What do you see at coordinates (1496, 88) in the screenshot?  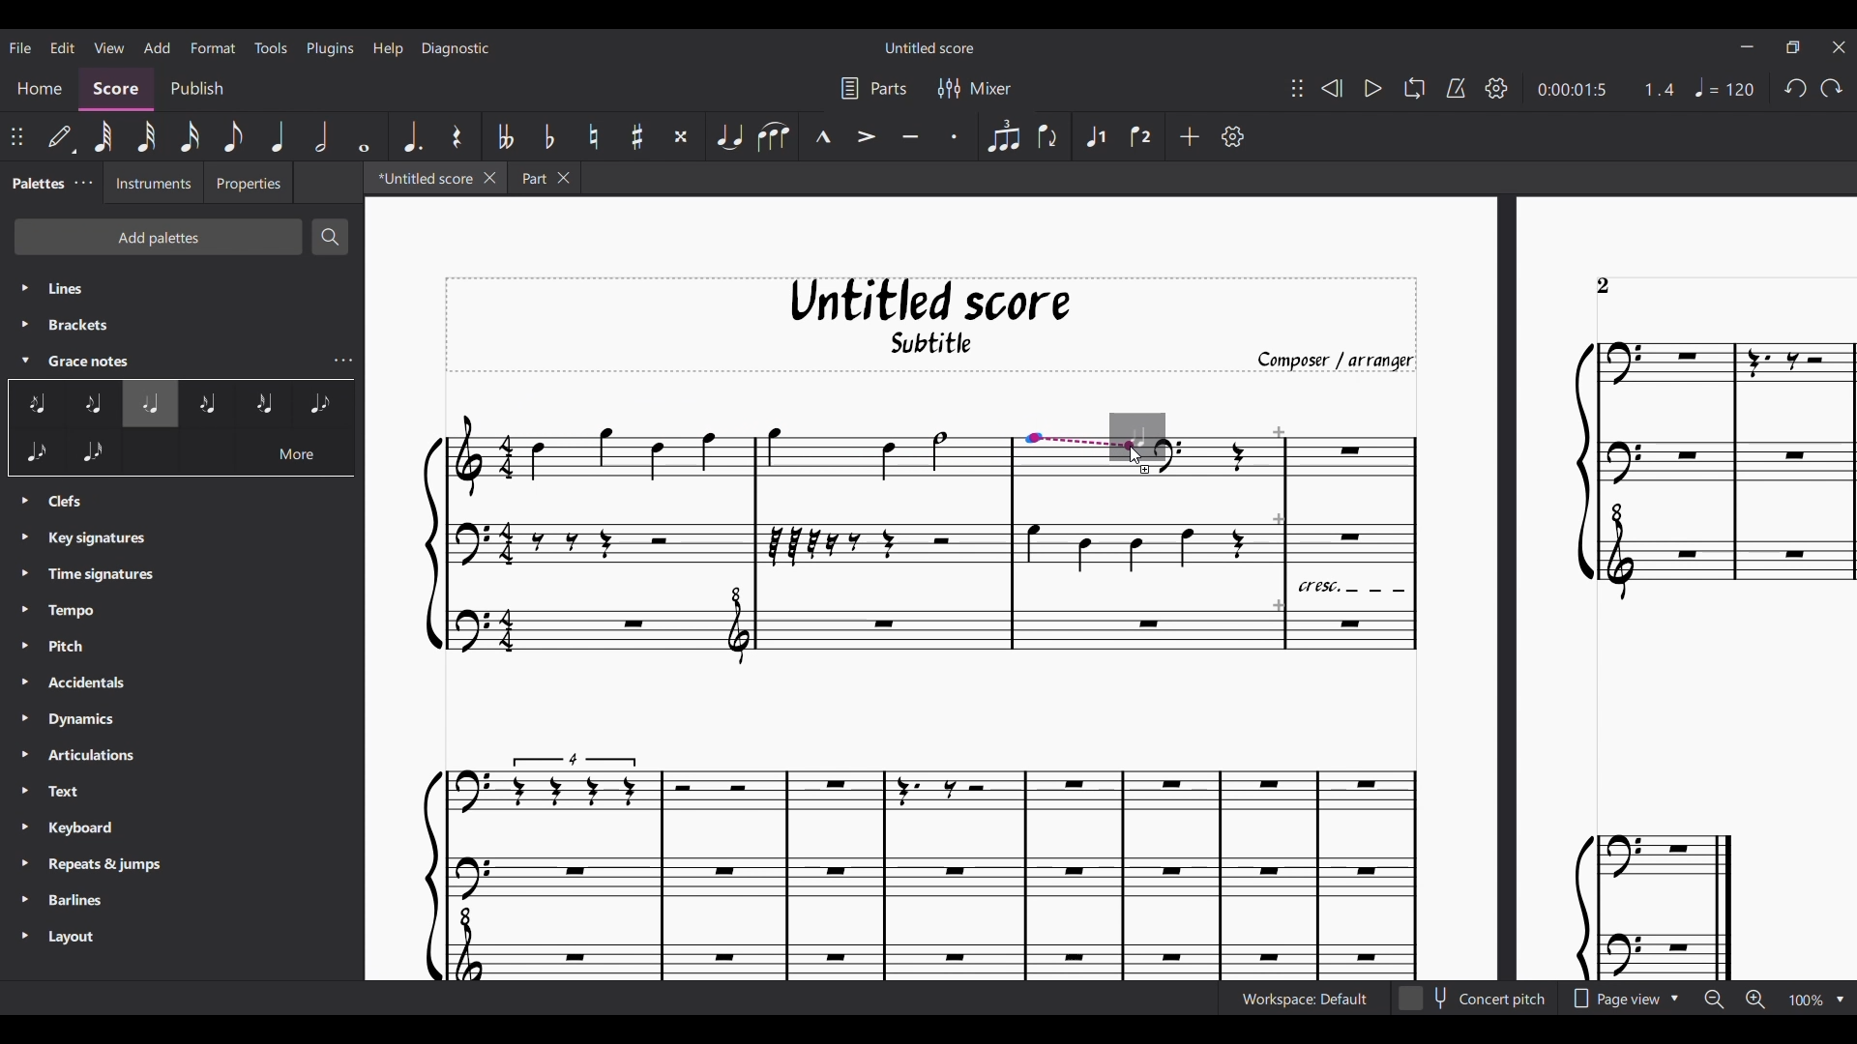 I see `Playback settings` at bounding box center [1496, 88].